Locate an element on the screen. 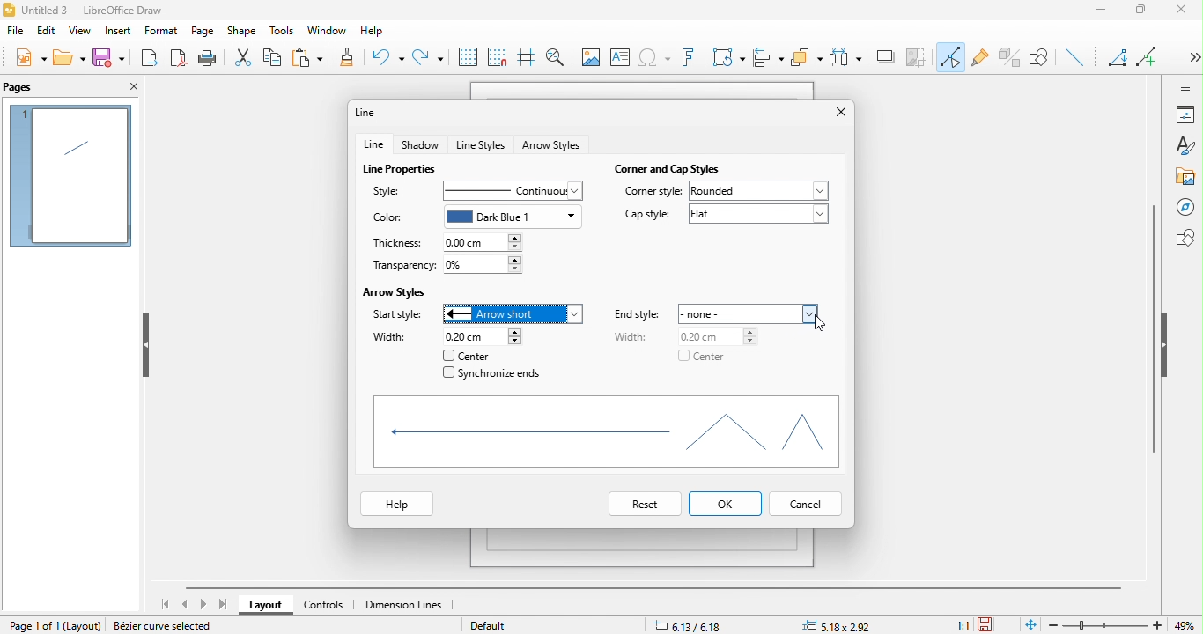 This screenshot has width=1203, height=634. last page is located at coordinates (222, 604).